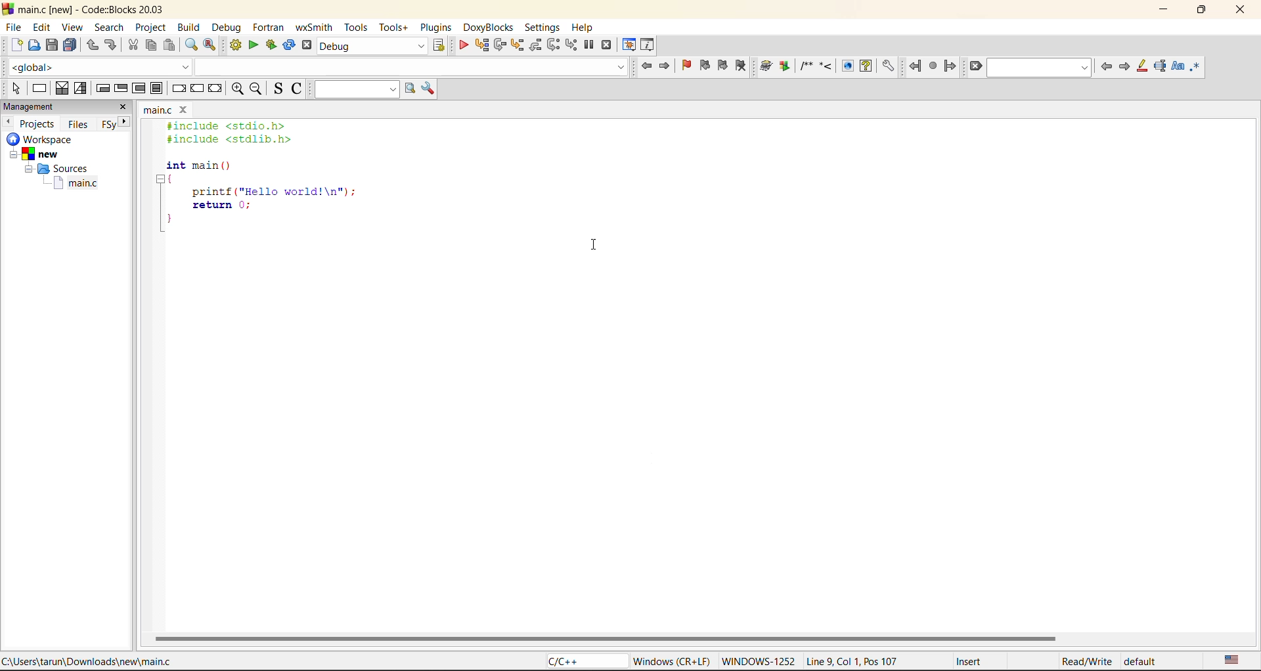 This screenshot has height=671, width=1261. Describe the element at coordinates (440, 46) in the screenshot. I see `show select target dialog` at that location.